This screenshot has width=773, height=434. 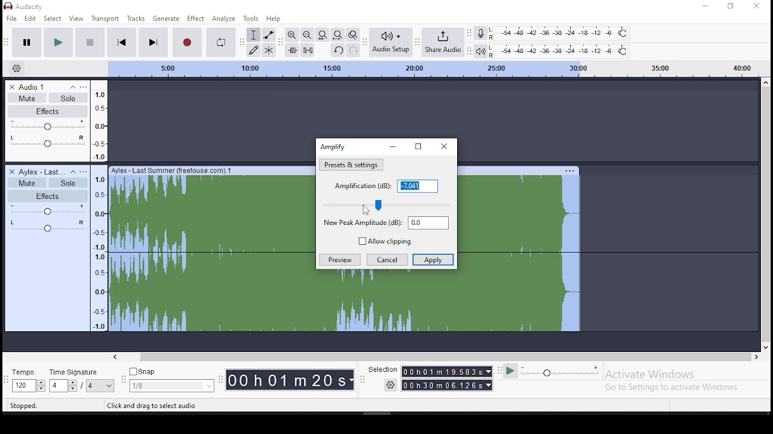 What do you see at coordinates (765, 213) in the screenshot?
I see `scroll bar` at bounding box center [765, 213].